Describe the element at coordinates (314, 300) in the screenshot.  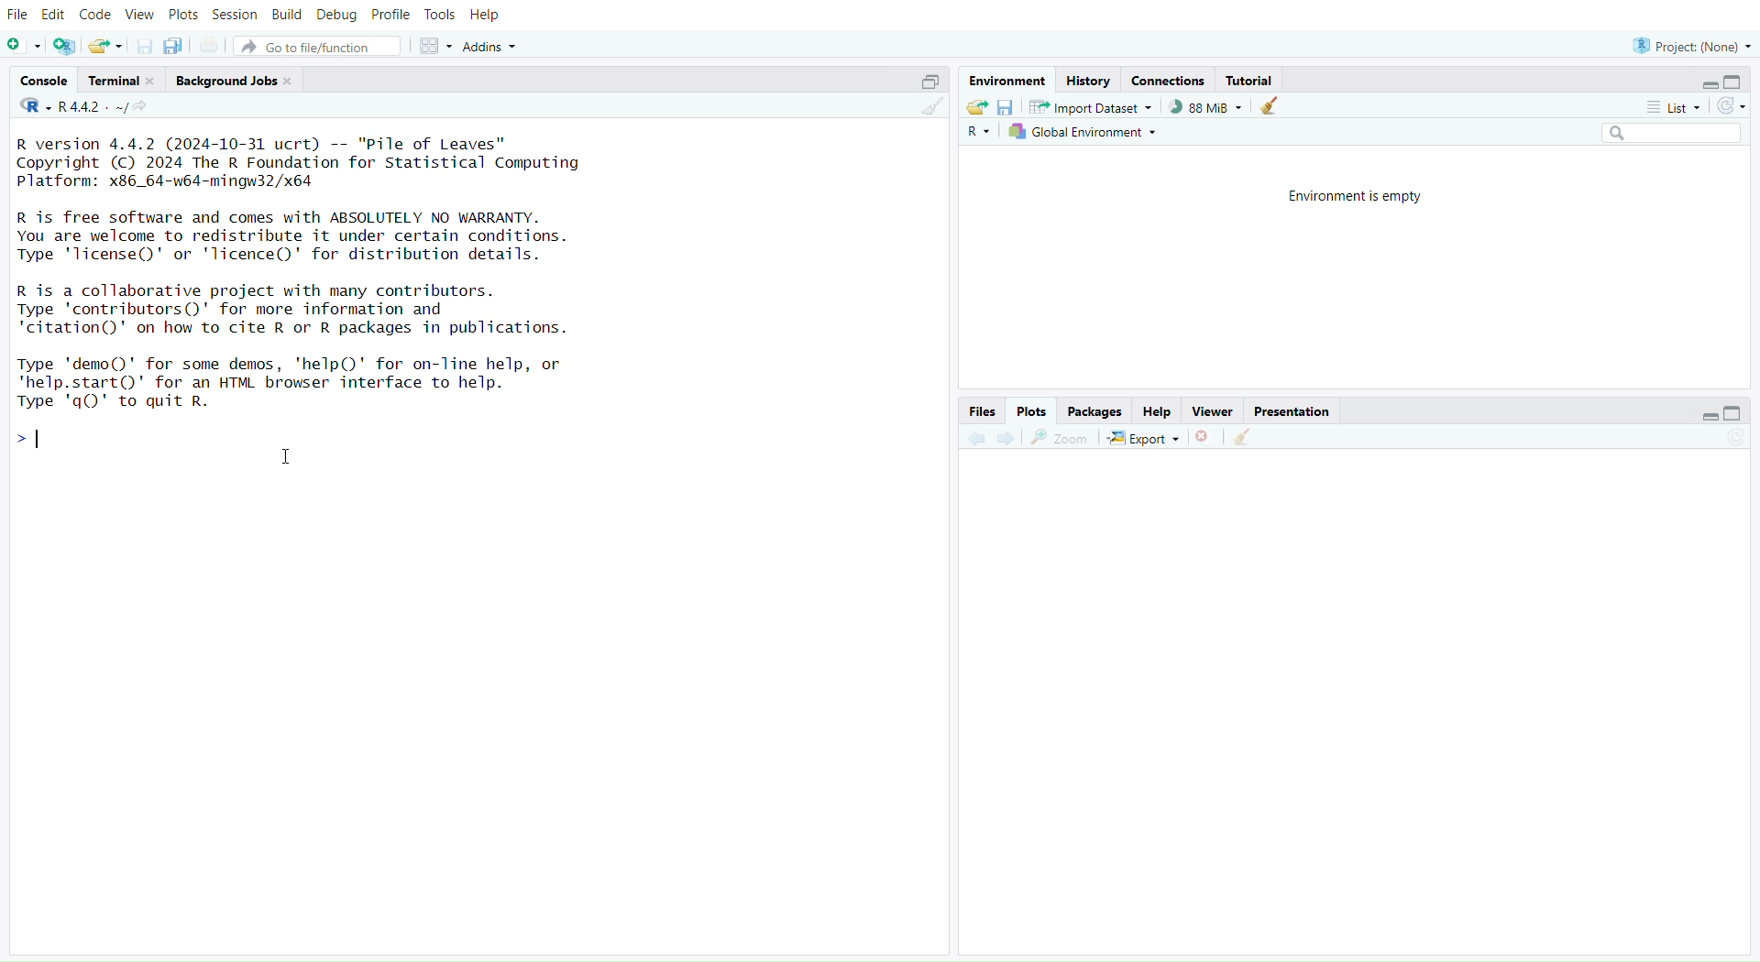
I see `R version 4.4.2 (2024-10-31 ucrt) -- "Pile of Leaves"
Copyright (C) 2024 The R Foundation for Statistical Computing
Platform: x86_64-w64-mingw32/x64
R is free software and comes with ABSOLUTELY NO WARRANTY.
You are welcome to redistribute it under certain conditions.
Type 'license()' or 'licence()' for distribution details.
R is a collaborative project with many contributors.
Type 'contributors()' for more information and
"citation()' on how to cite R or R packages in publications.
Type 'demo()' for some demos, 'help()' for on-line help, or
"help.start()' for an HTML browser interface to help.
Type 'q()' to quit R.
-

I` at that location.